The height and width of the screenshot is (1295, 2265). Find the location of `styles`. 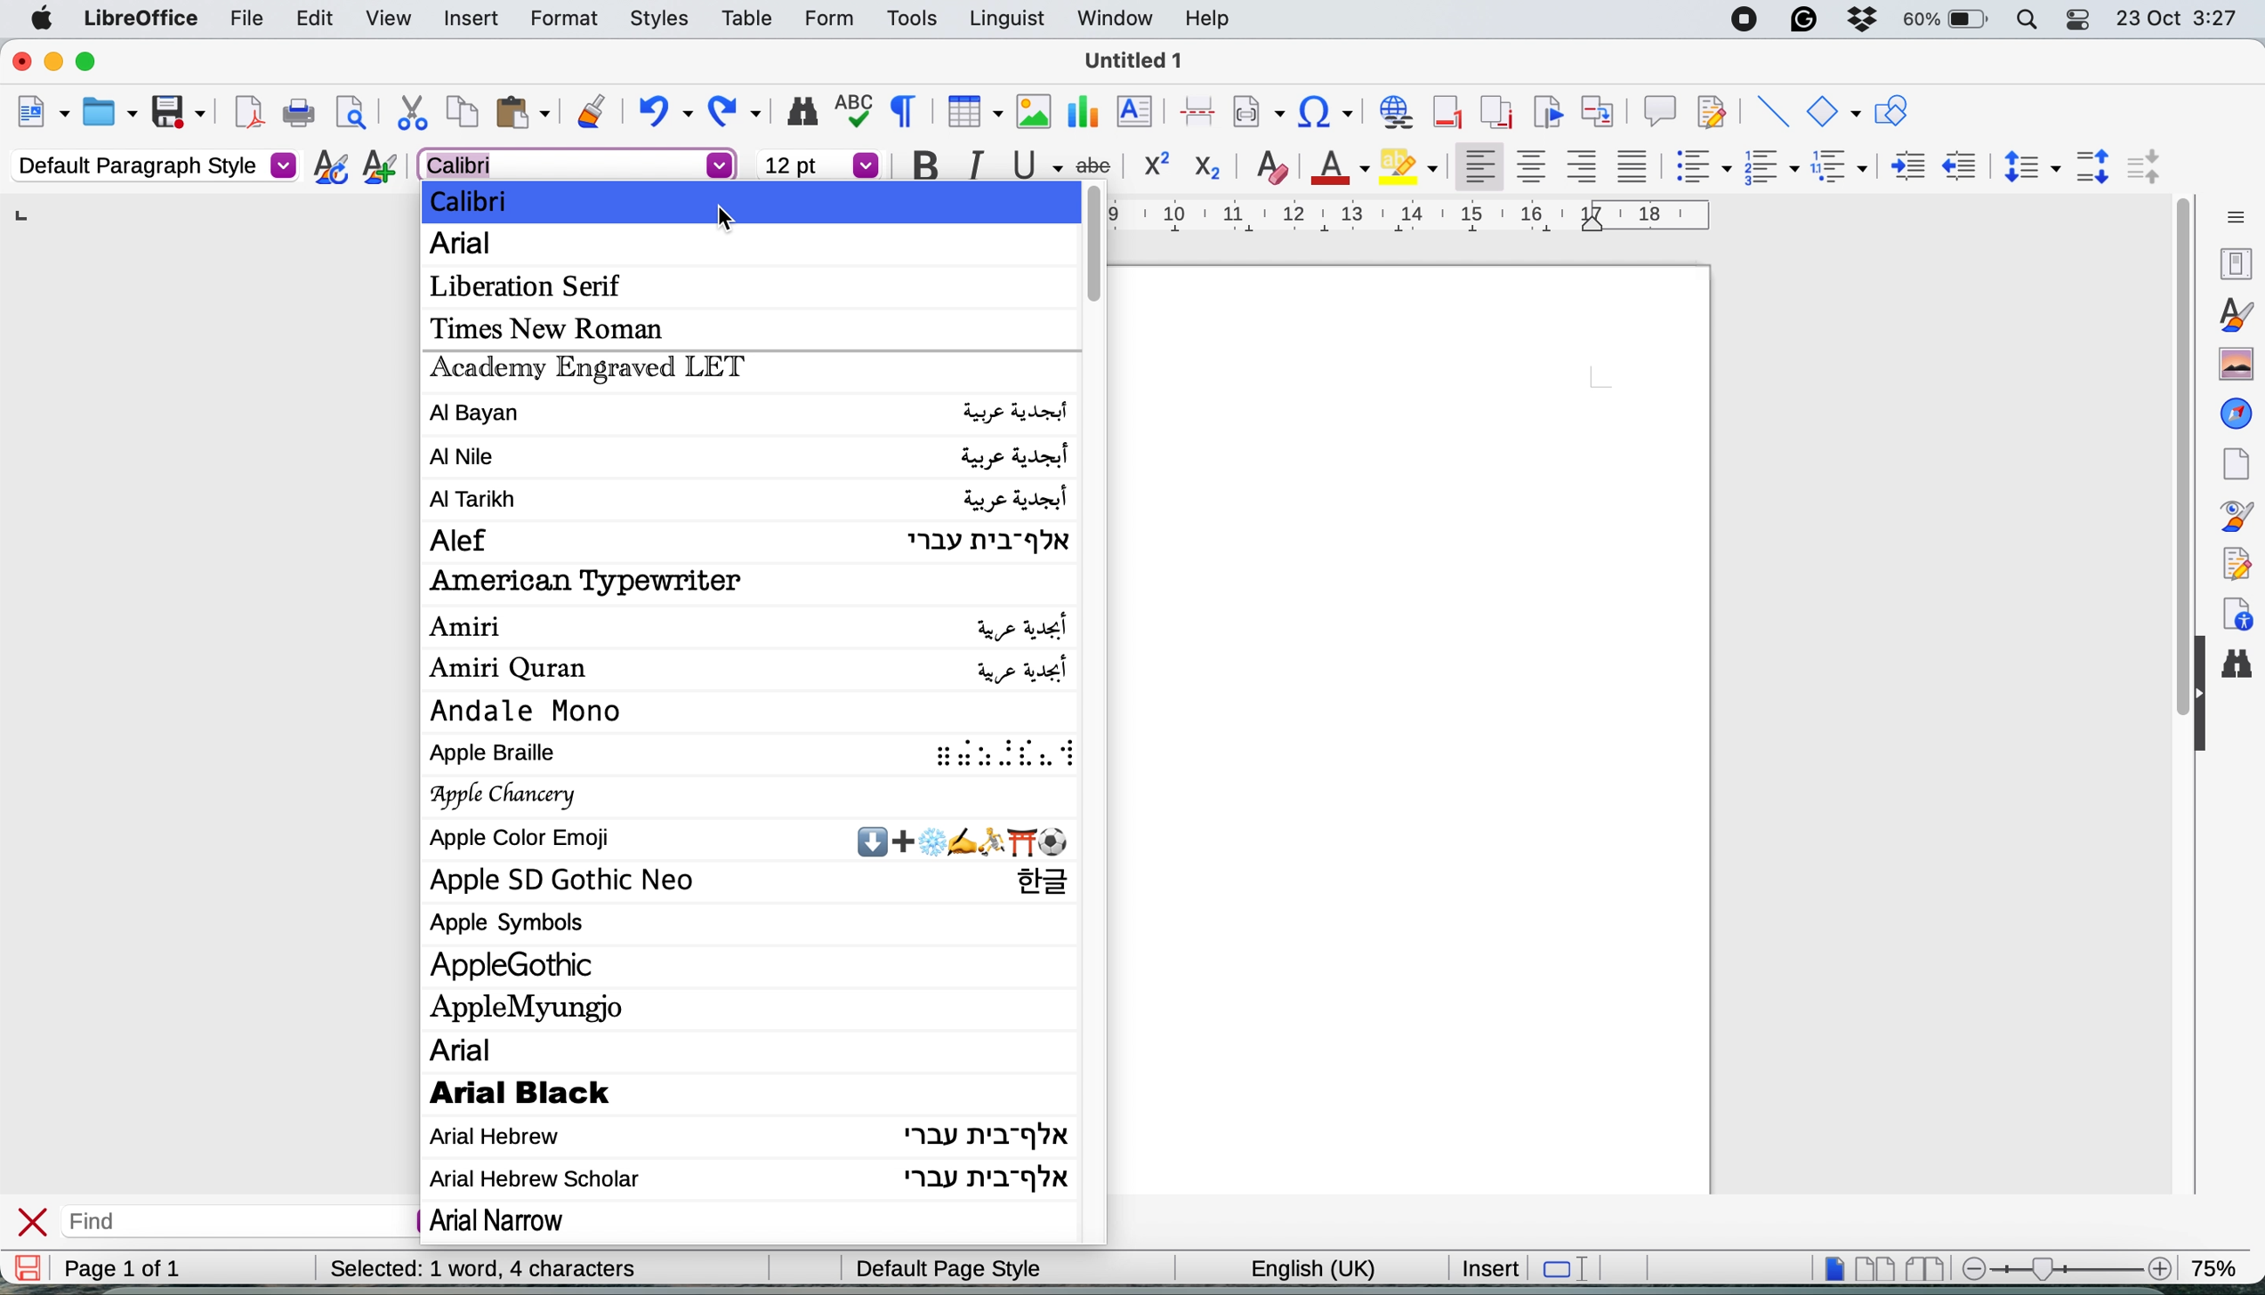

styles is located at coordinates (2234, 313).